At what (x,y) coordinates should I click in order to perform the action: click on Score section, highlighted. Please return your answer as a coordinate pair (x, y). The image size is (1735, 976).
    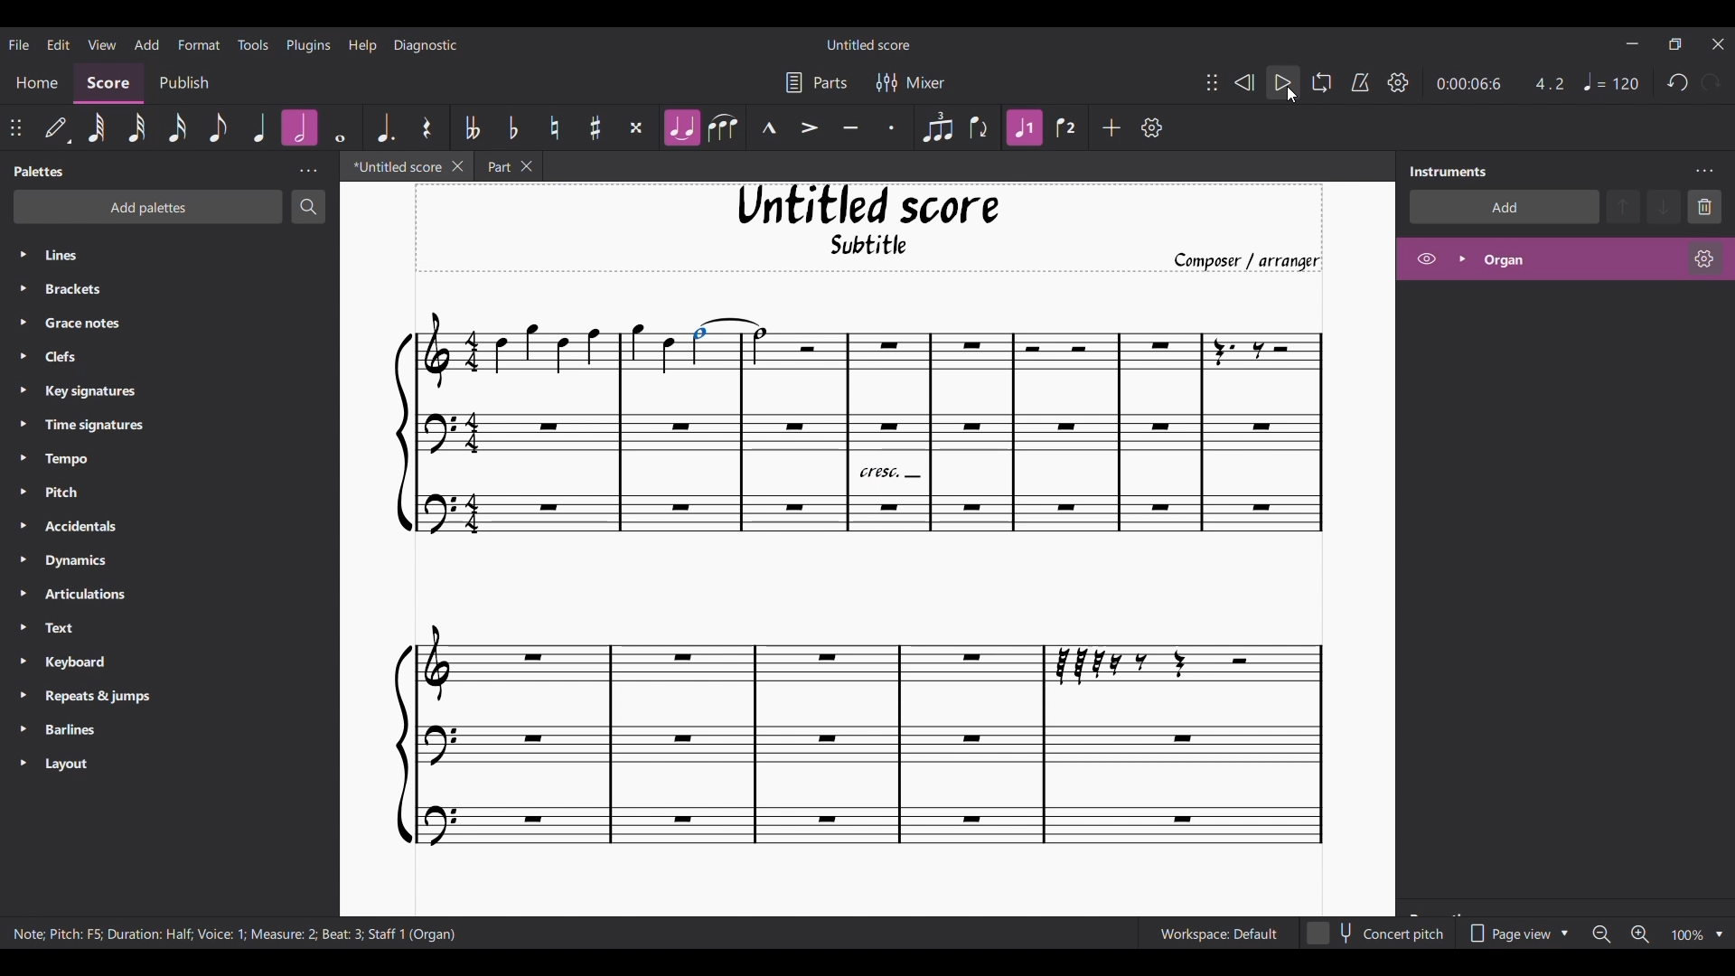
    Looking at the image, I should click on (108, 84).